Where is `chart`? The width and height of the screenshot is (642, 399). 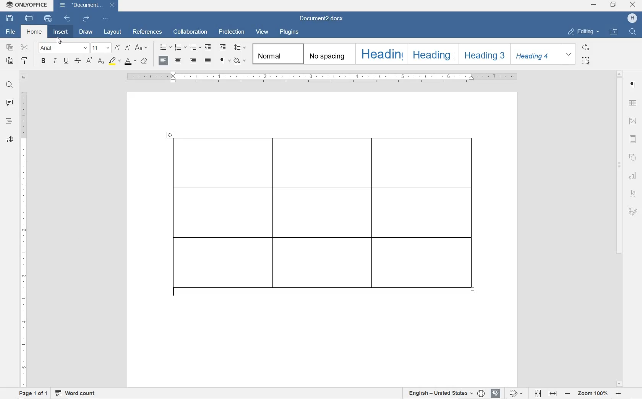 chart is located at coordinates (634, 175).